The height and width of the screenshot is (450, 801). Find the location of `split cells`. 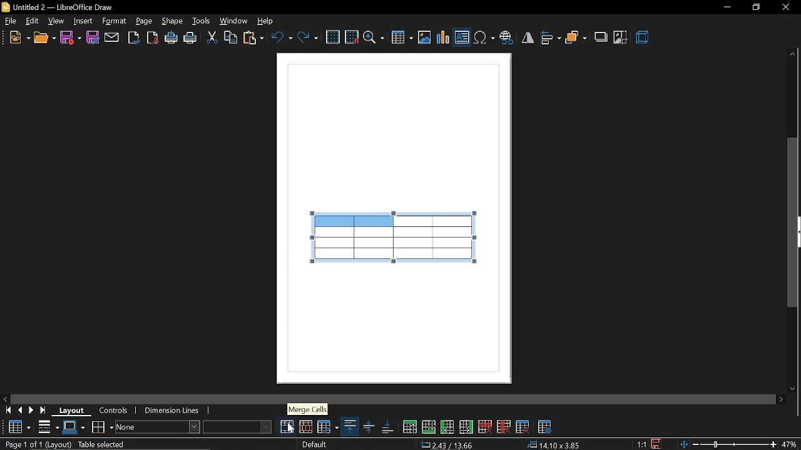

split cells is located at coordinates (307, 427).